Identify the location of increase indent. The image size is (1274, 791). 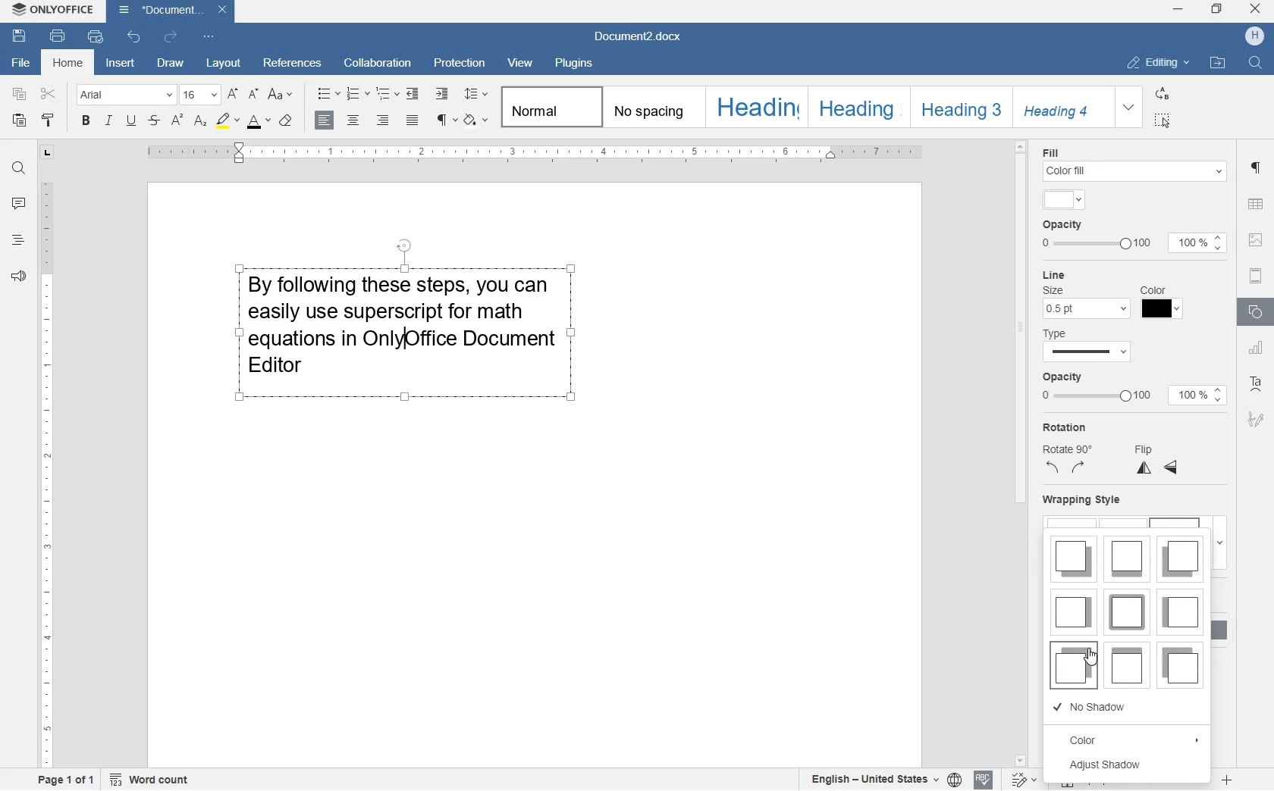
(442, 94).